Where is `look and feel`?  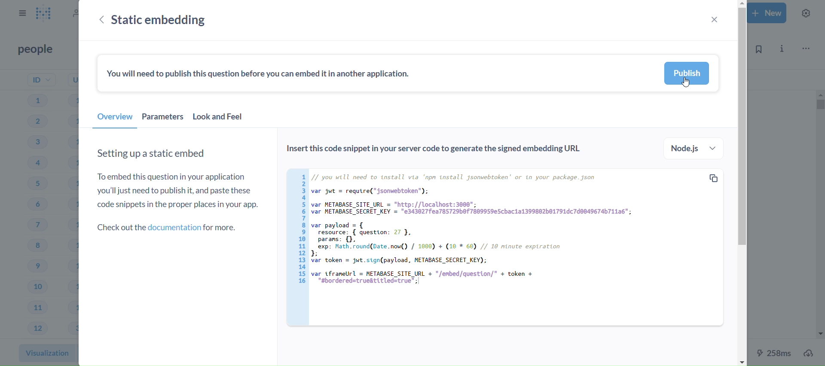
look and feel is located at coordinates (223, 119).